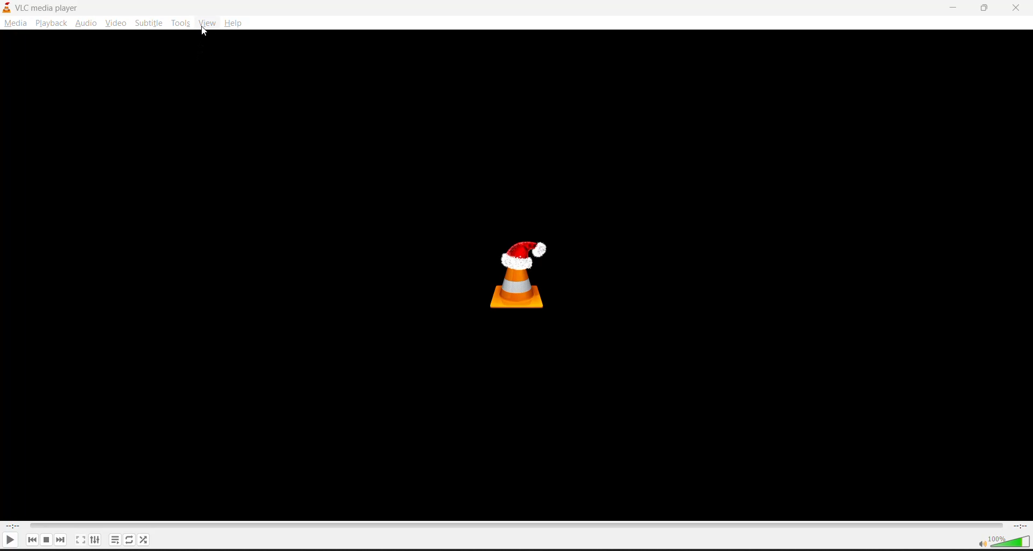 The width and height of the screenshot is (1033, 551). I want to click on total track time, so click(1021, 527).